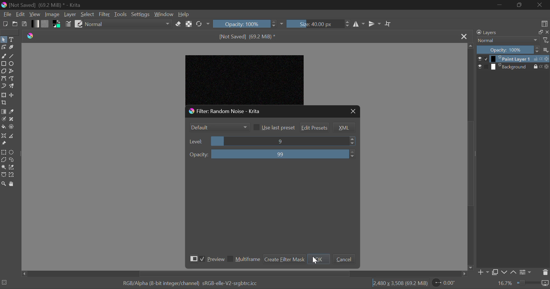 The height and width of the screenshot is (289, 550). What do you see at coordinates (506, 40) in the screenshot?
I see `Blending Mode` at bounding box center [506, 40].